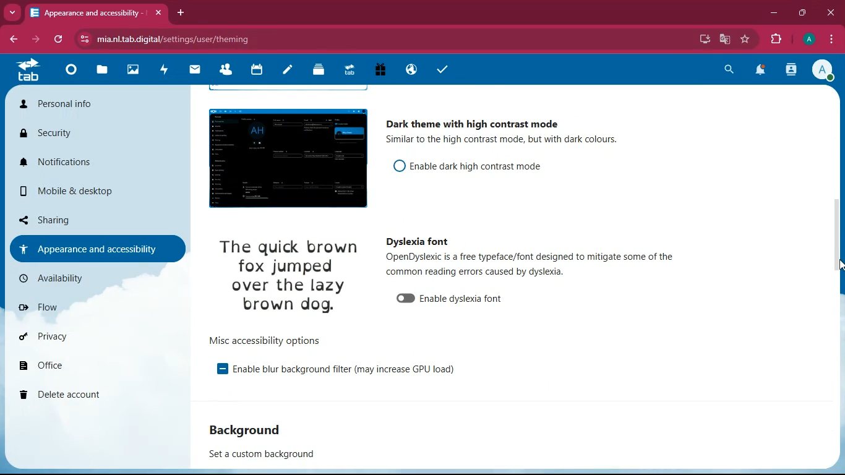  Describe the element at coordinates (248, 432) in the screenshot. I see `background` at that location.